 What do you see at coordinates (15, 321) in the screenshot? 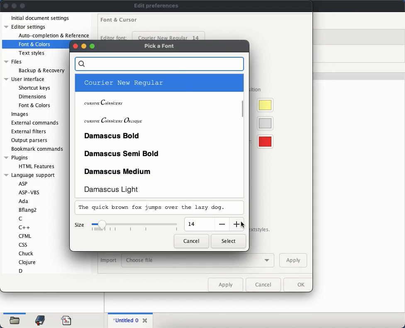
I see `open` at bounding box center [15, 321].